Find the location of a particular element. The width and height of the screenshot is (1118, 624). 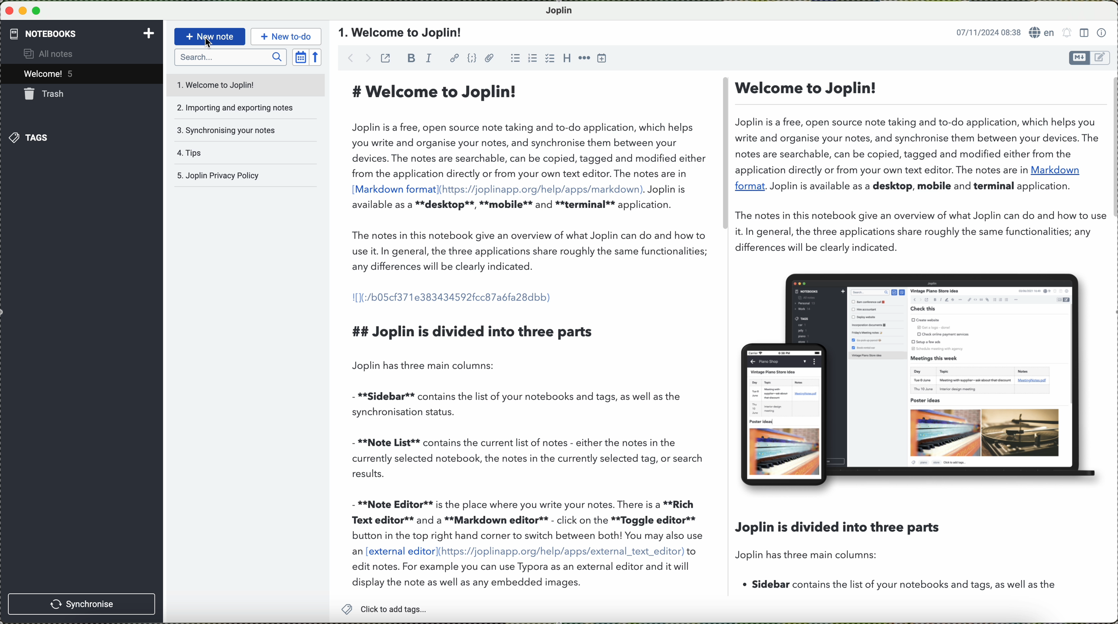

worksapce is located at coordinates (723, 336).